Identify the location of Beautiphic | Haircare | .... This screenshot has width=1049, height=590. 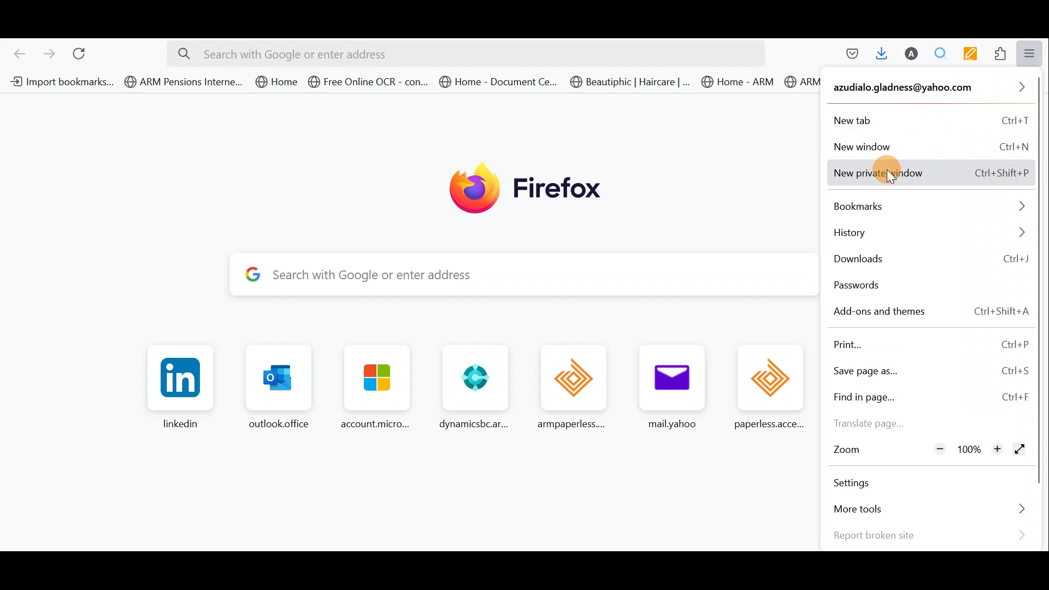
(630, 83).